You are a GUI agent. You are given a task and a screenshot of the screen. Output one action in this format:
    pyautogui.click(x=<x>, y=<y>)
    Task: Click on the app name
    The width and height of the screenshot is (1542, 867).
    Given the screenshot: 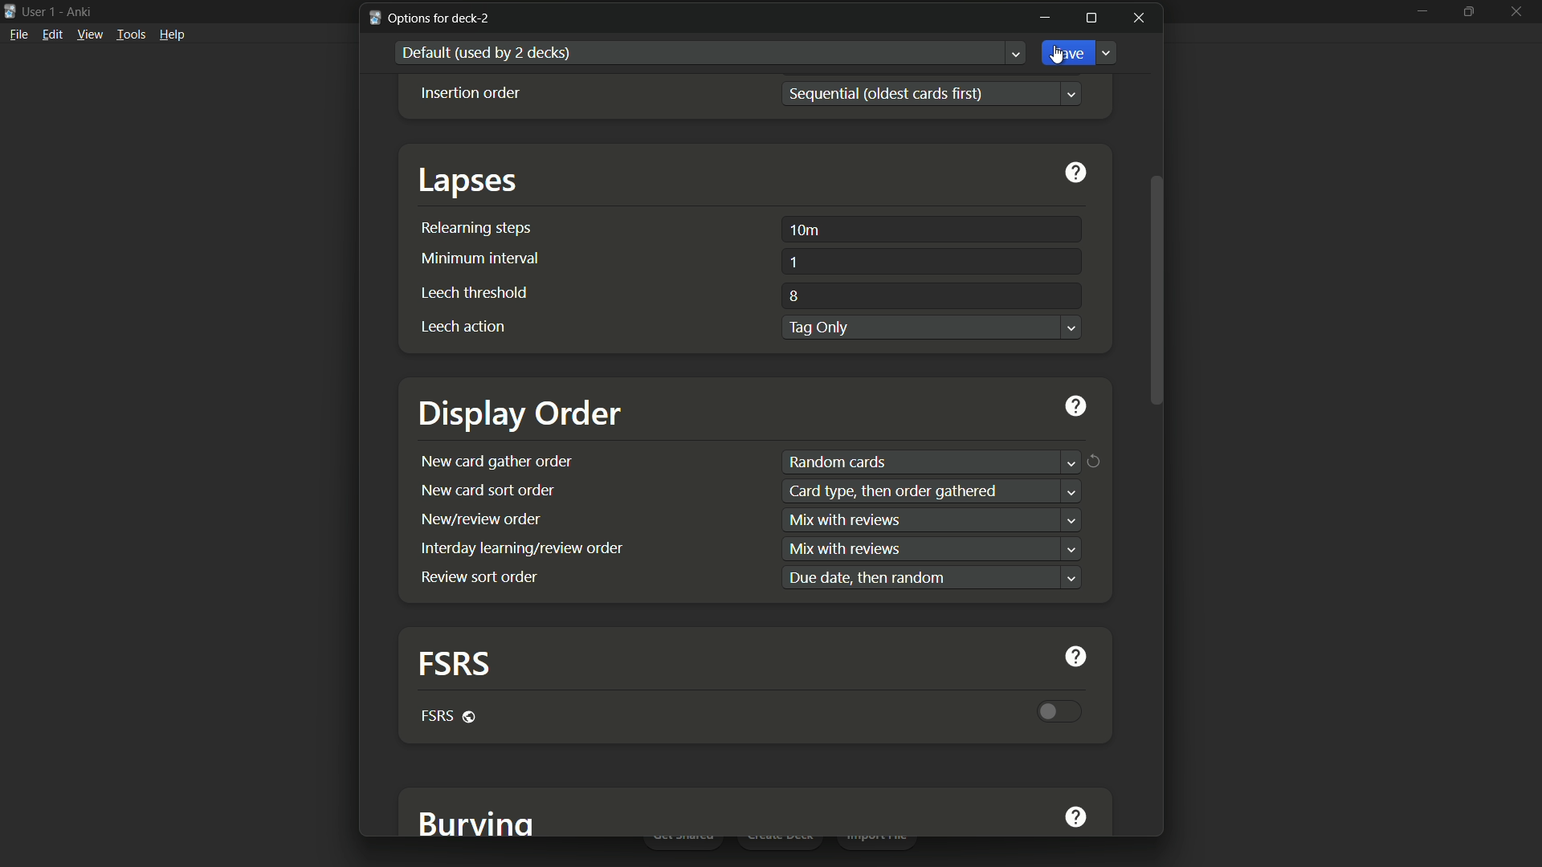 What is the action you would take?
    pyautogui.click(x=78, y=12)
    